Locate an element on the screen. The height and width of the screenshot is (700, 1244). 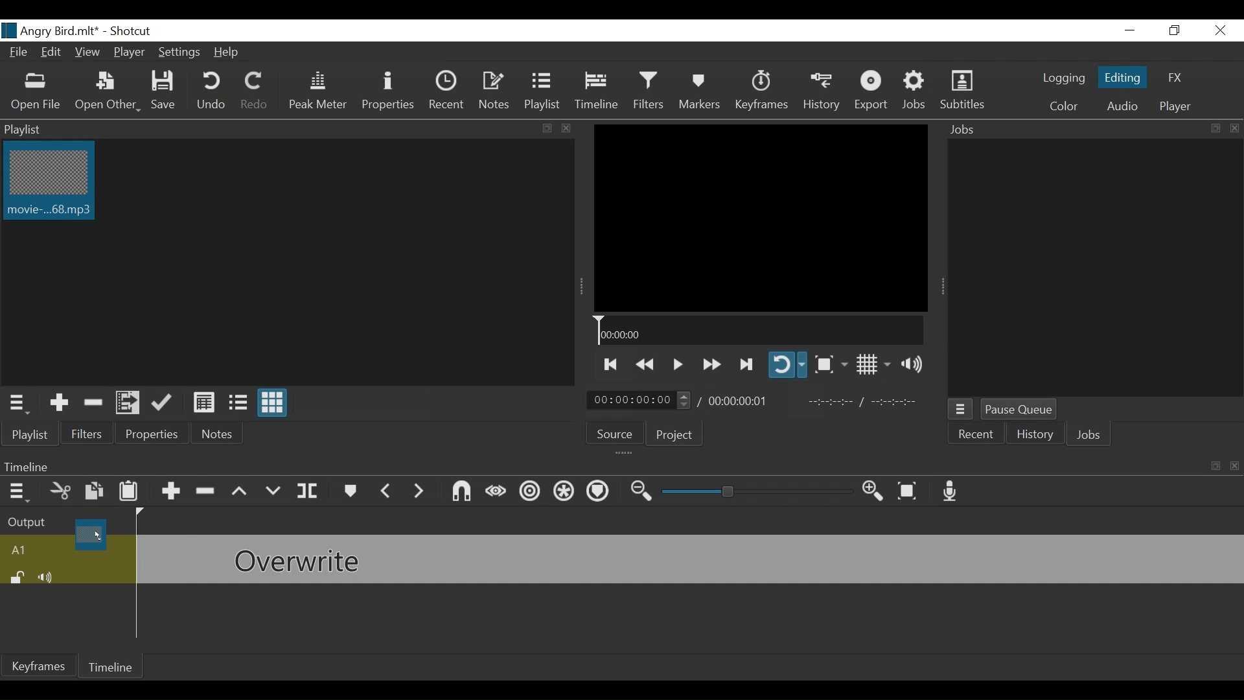
History is located at coordinates (1033, 436).